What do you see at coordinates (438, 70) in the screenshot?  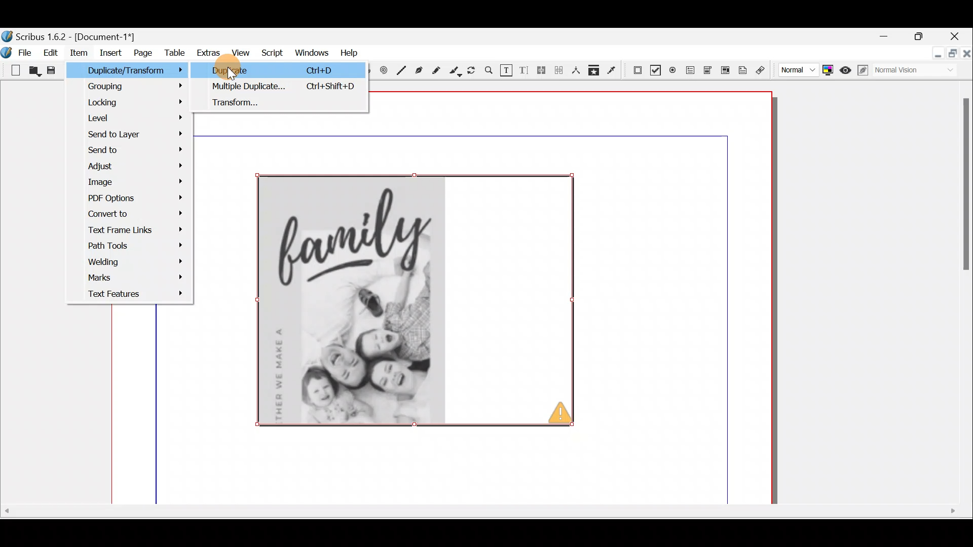 I see `Freehand line` at bounding box center [438, 70].